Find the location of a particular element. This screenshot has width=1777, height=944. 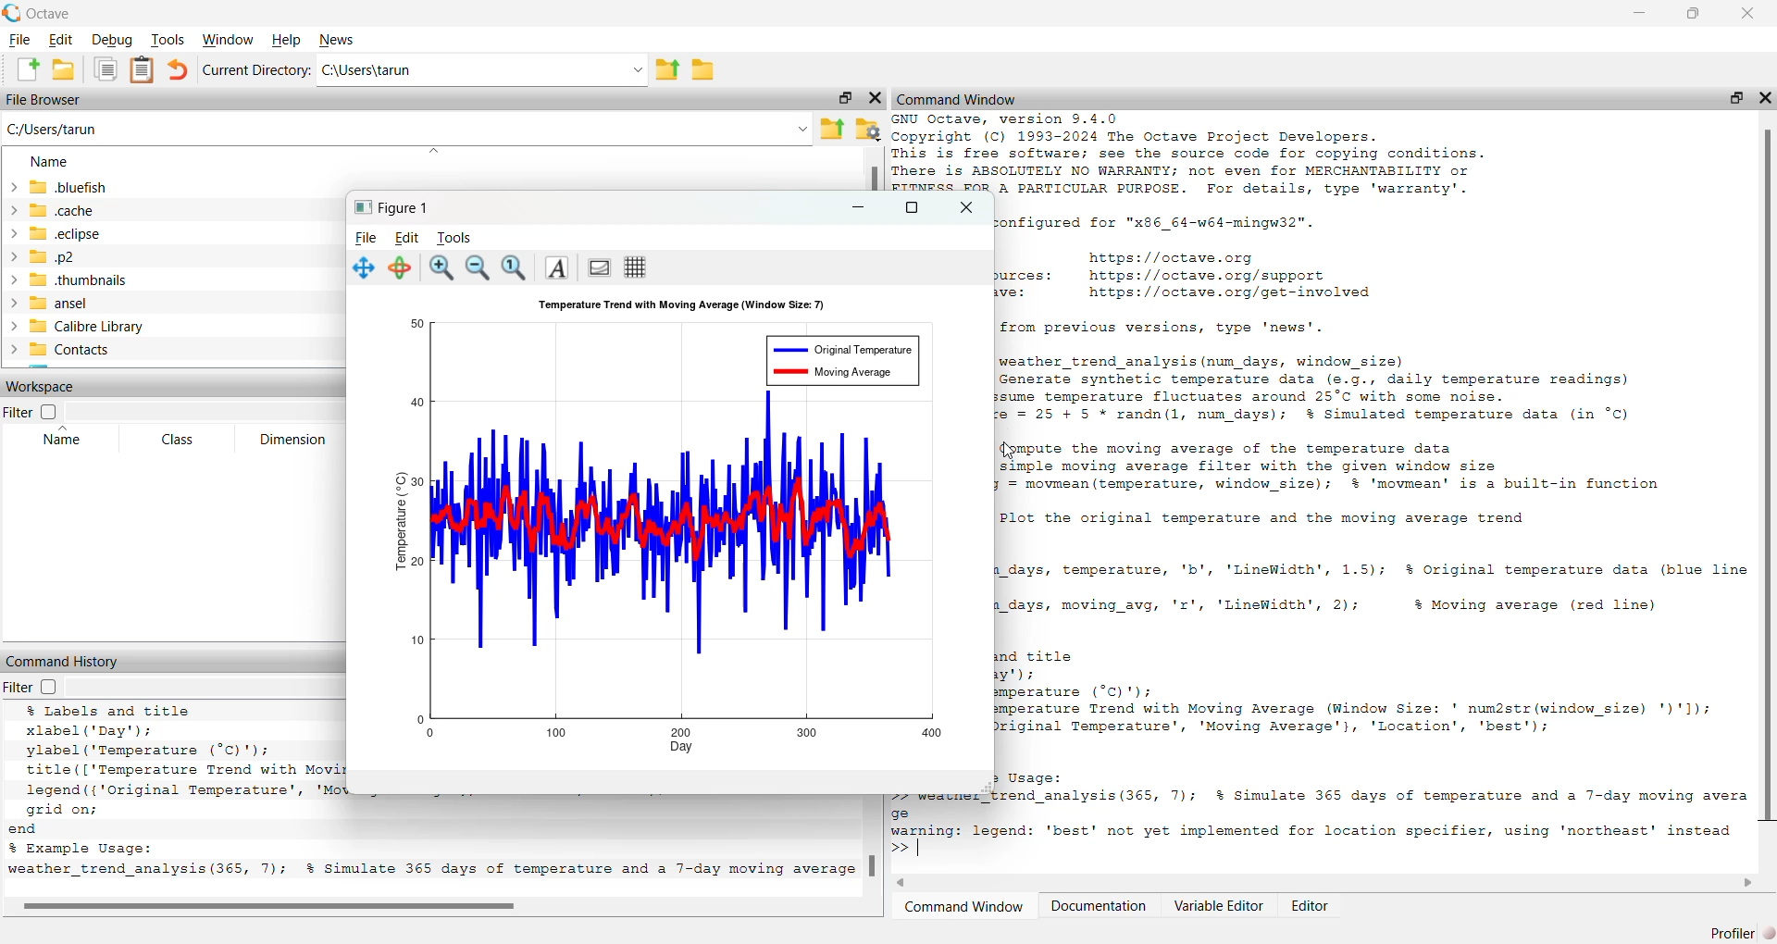

Filter is located at coordinates (30, 411).